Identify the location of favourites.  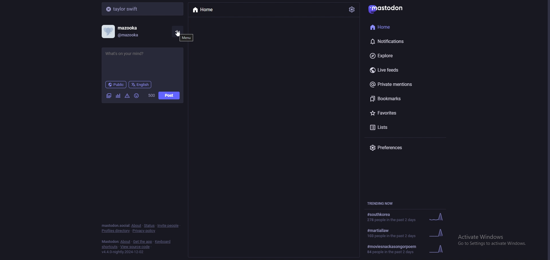
(402, 113).